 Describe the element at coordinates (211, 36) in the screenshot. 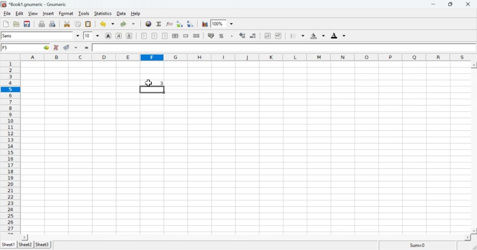

I see `Format the selection as accounting` at that location.